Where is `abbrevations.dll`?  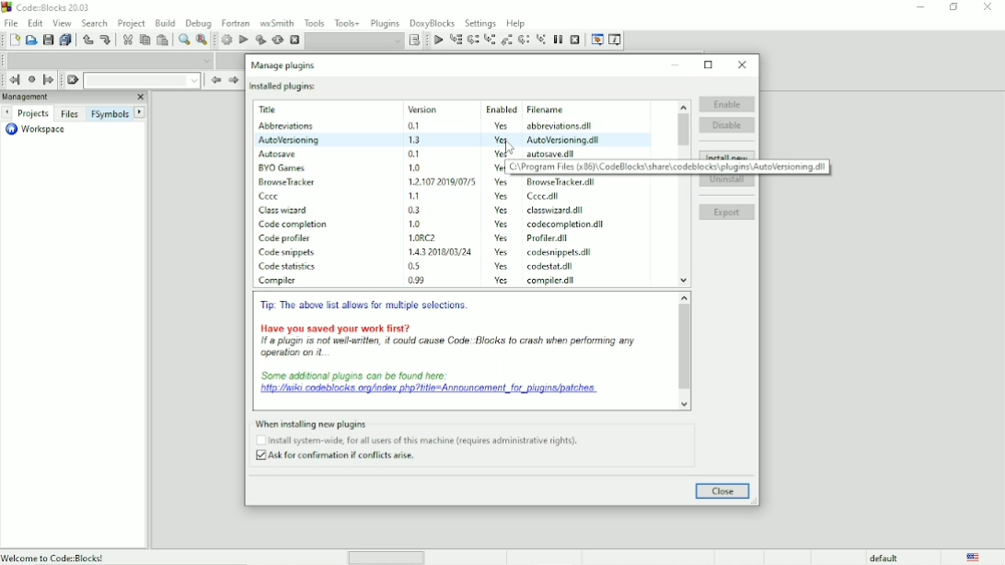 abbrevations.dll is located at coordinates (560, 126).